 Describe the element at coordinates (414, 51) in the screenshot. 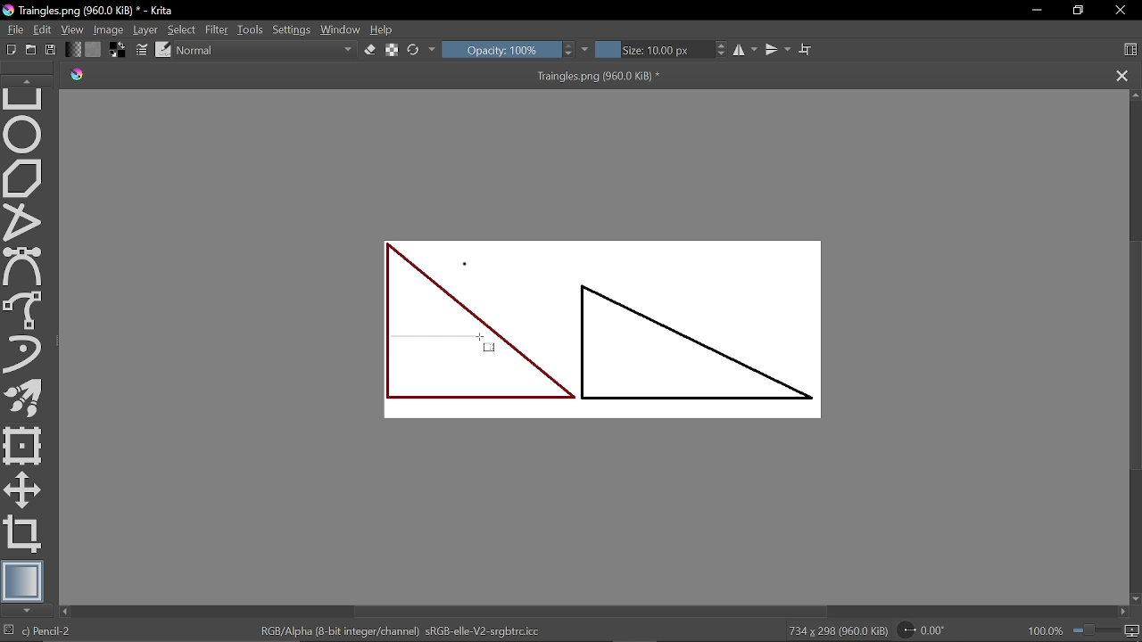

I see `Reload original preset` at that location.